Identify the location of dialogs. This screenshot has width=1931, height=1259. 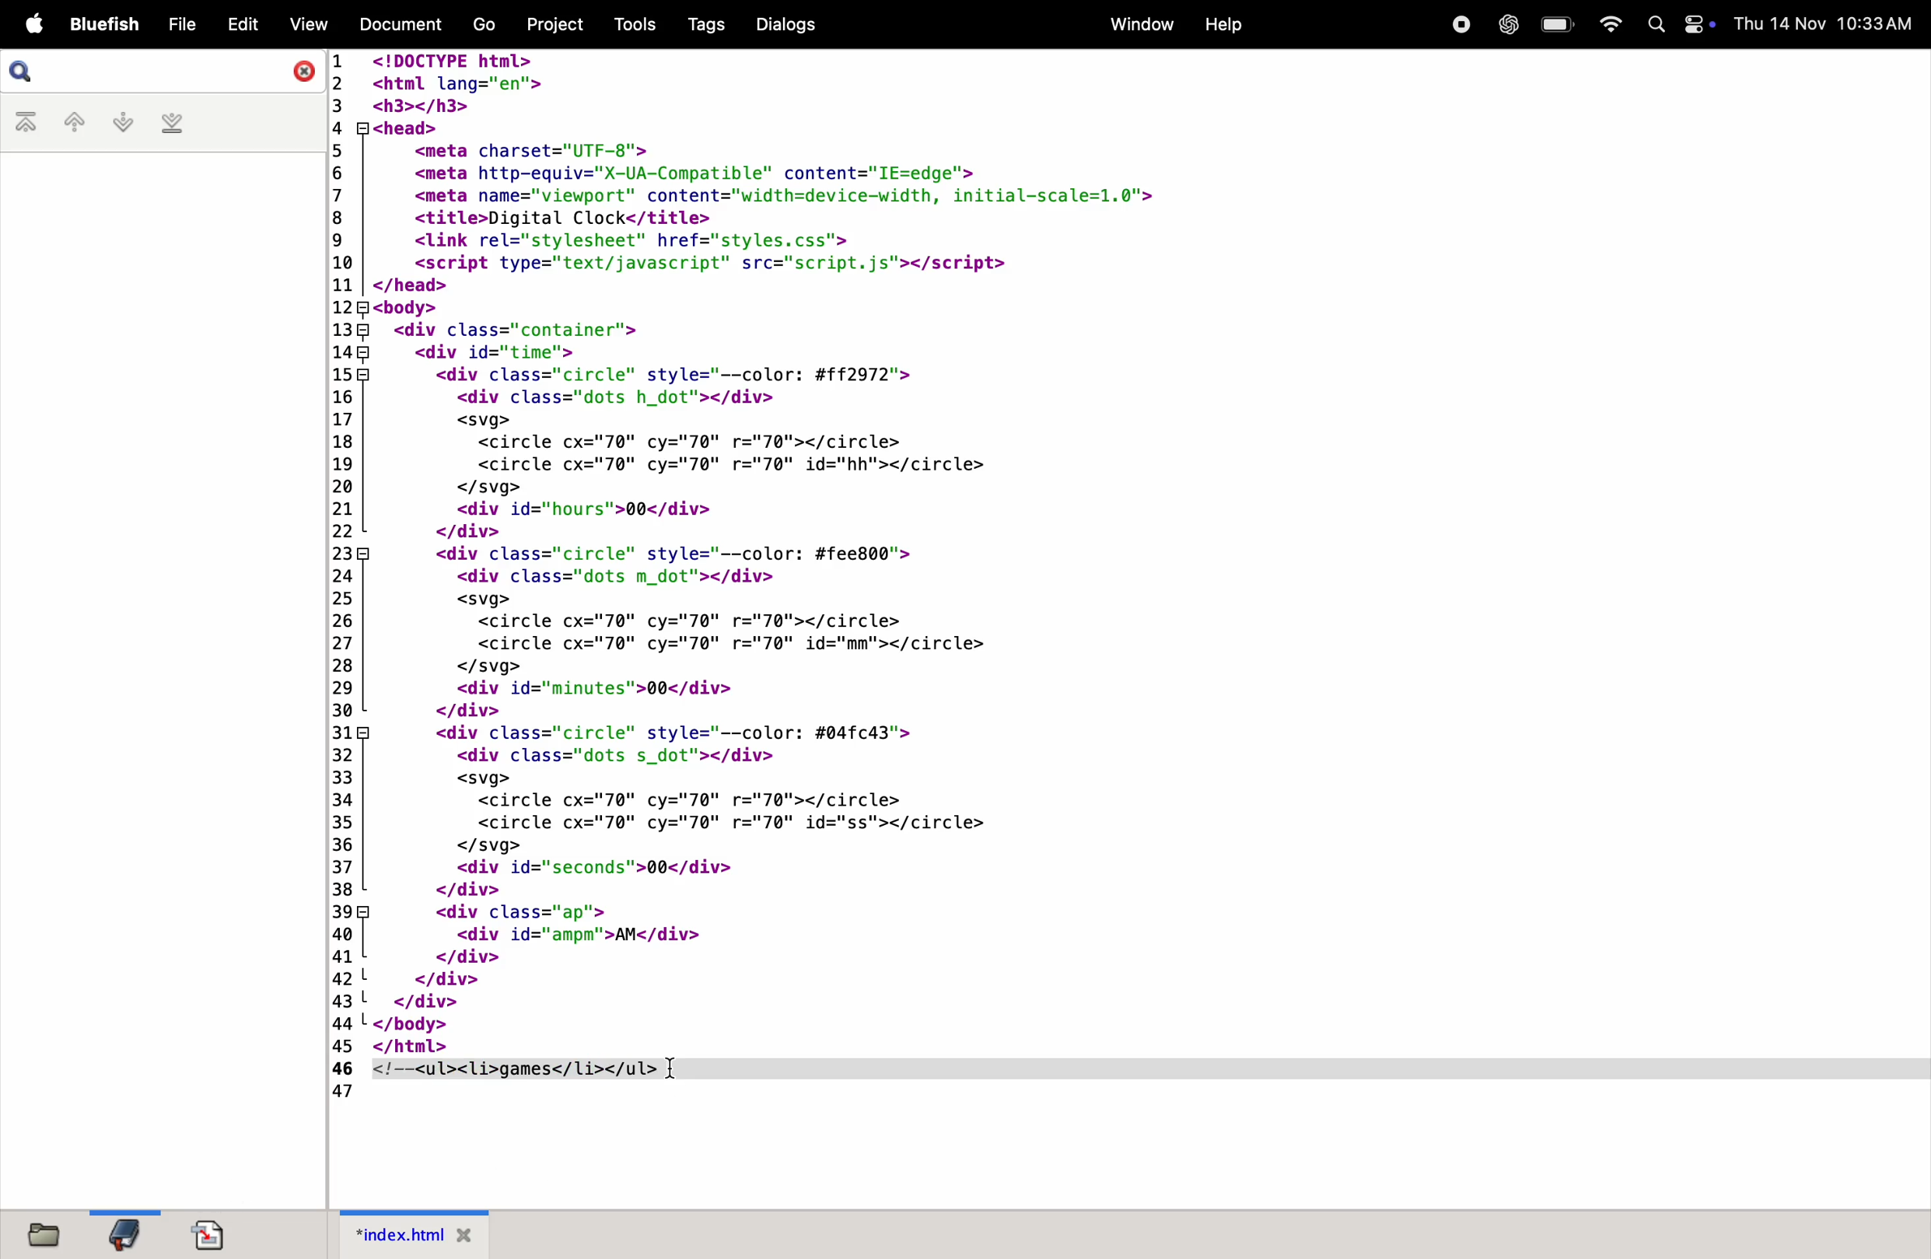
(787, 26).